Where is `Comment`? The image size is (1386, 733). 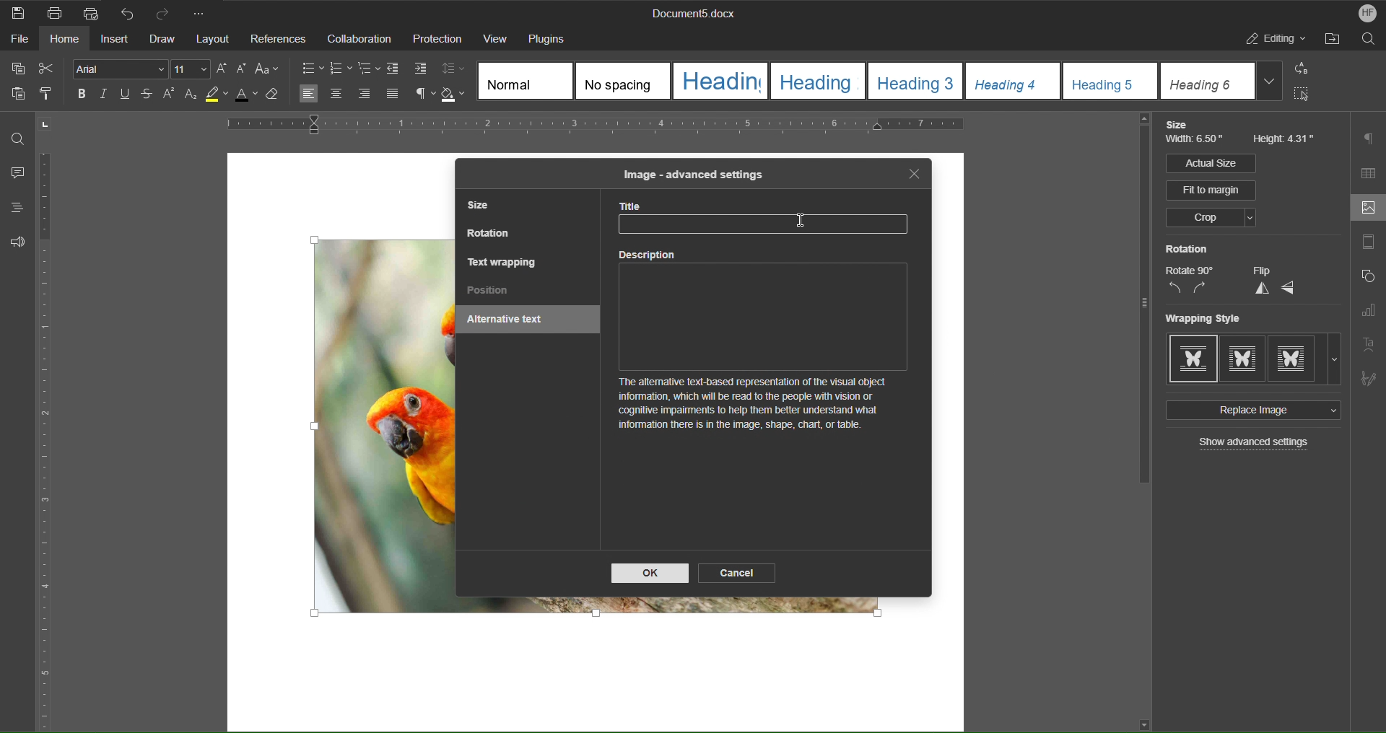
Comment is located at coordinates (14, 174).